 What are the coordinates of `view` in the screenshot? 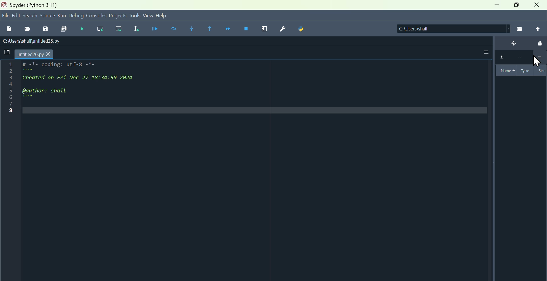 It's located at (148, 16).